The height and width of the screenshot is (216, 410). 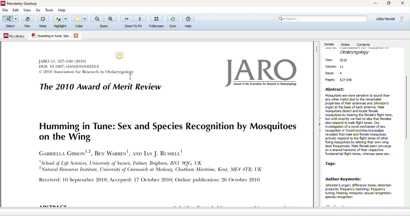 What do you see at coordinates (340, 80) in the screenshot?
I see `page: 527-540` at bounding box center [340, 80].